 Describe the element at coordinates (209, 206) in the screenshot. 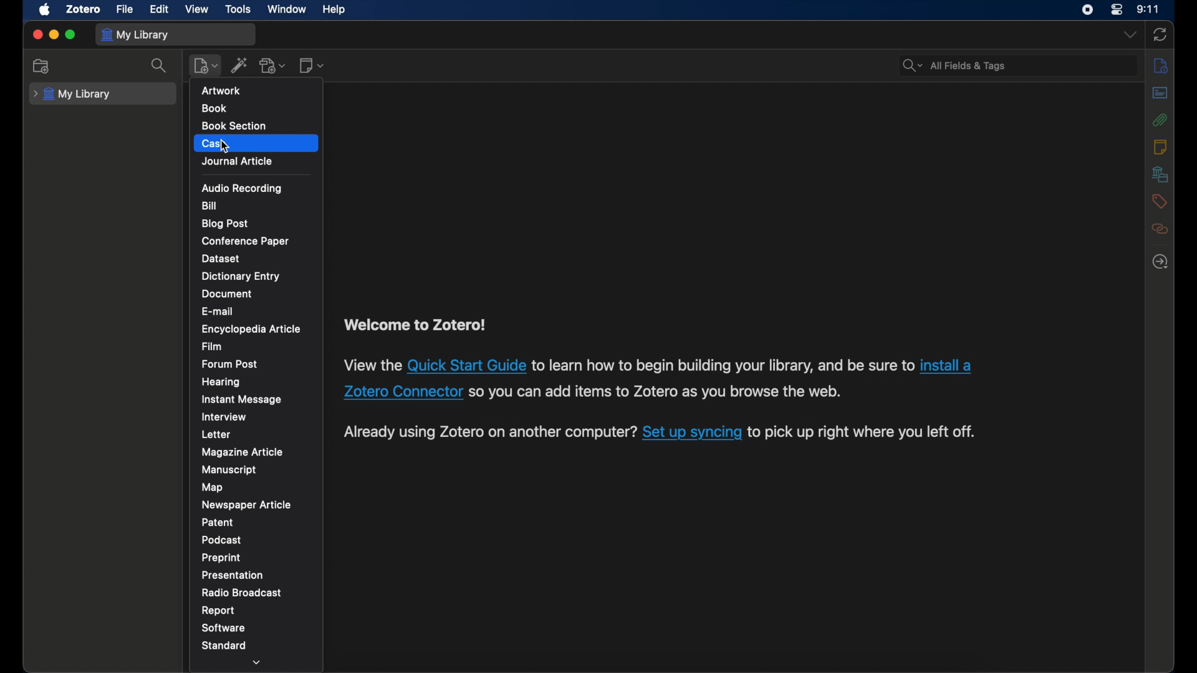

I see `bill` at that location.